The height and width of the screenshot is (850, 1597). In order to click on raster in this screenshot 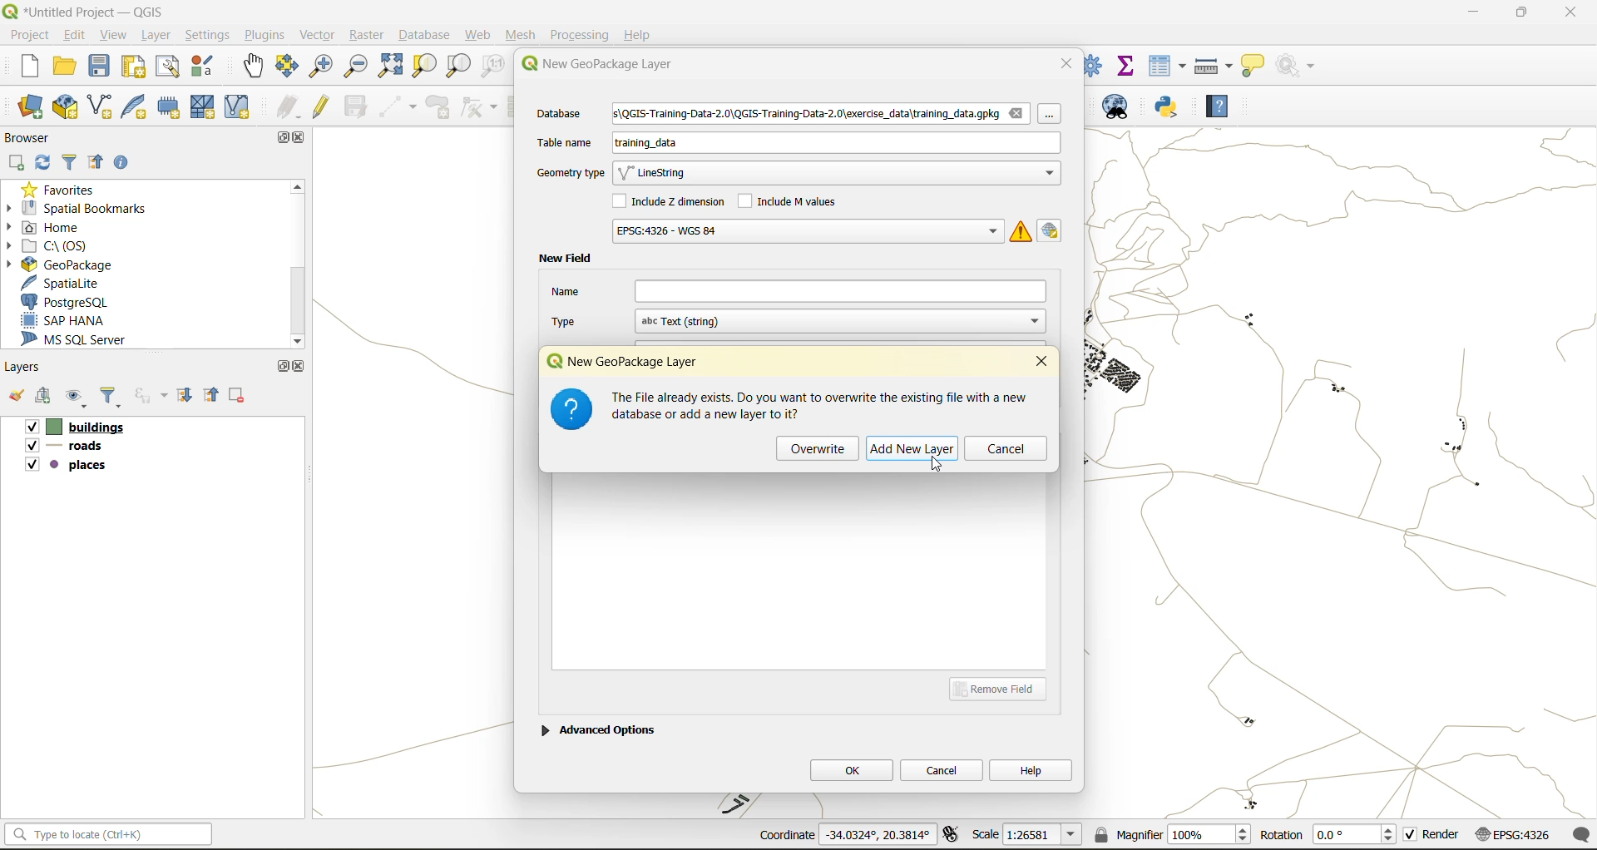, I will do `click(367, 36)`.